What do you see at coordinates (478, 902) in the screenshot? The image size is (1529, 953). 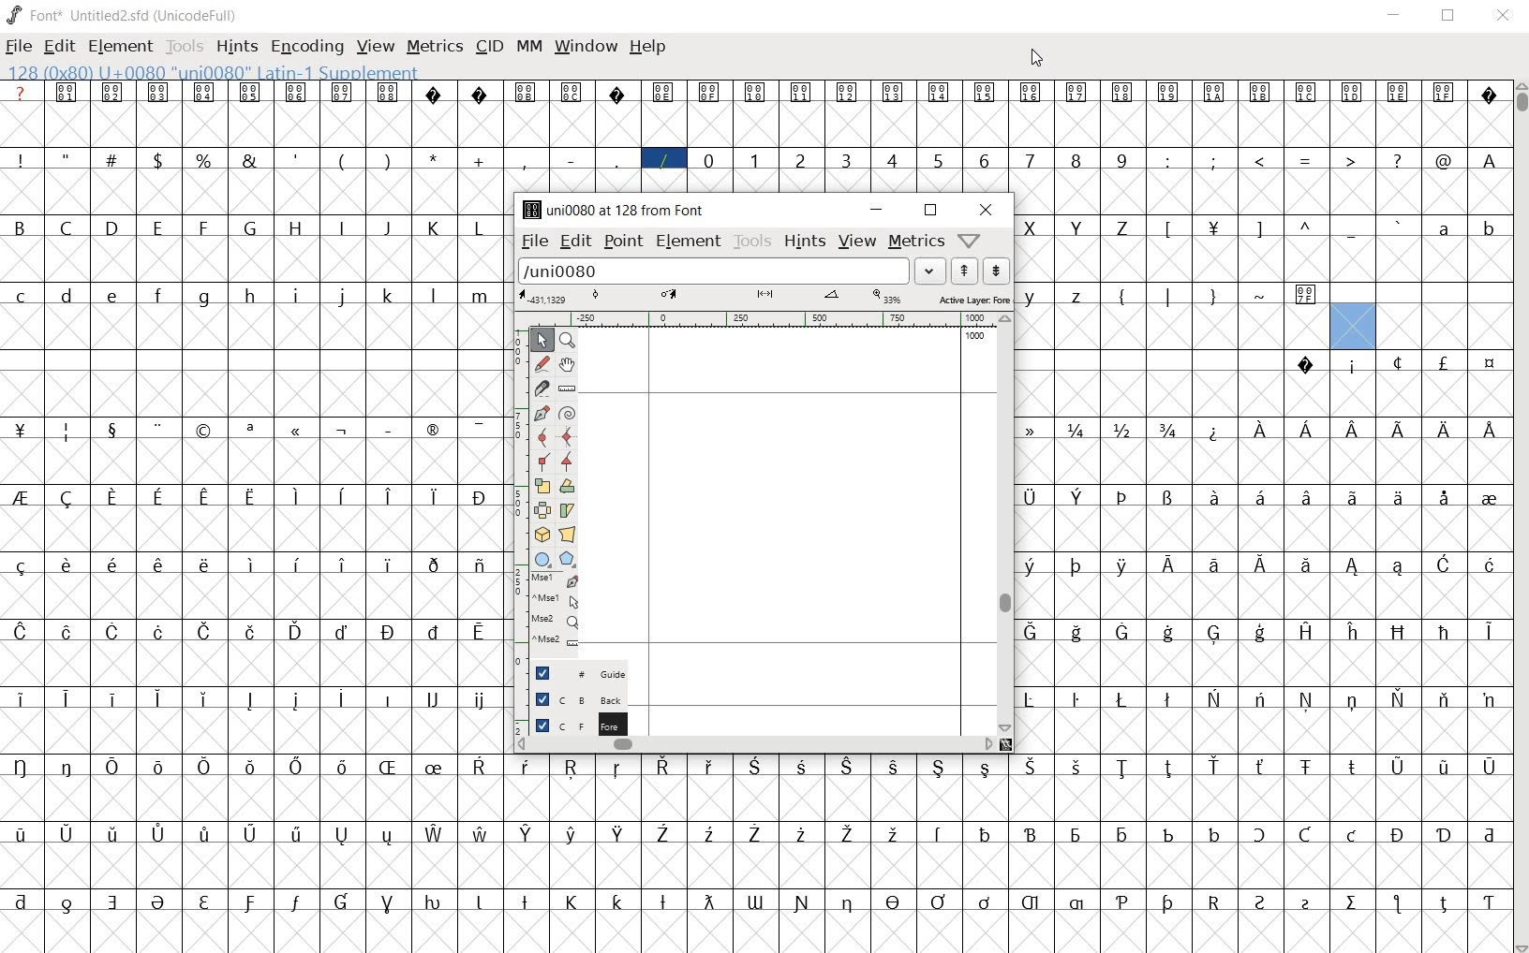 I see `glyph` at bounding box center [478, 902].